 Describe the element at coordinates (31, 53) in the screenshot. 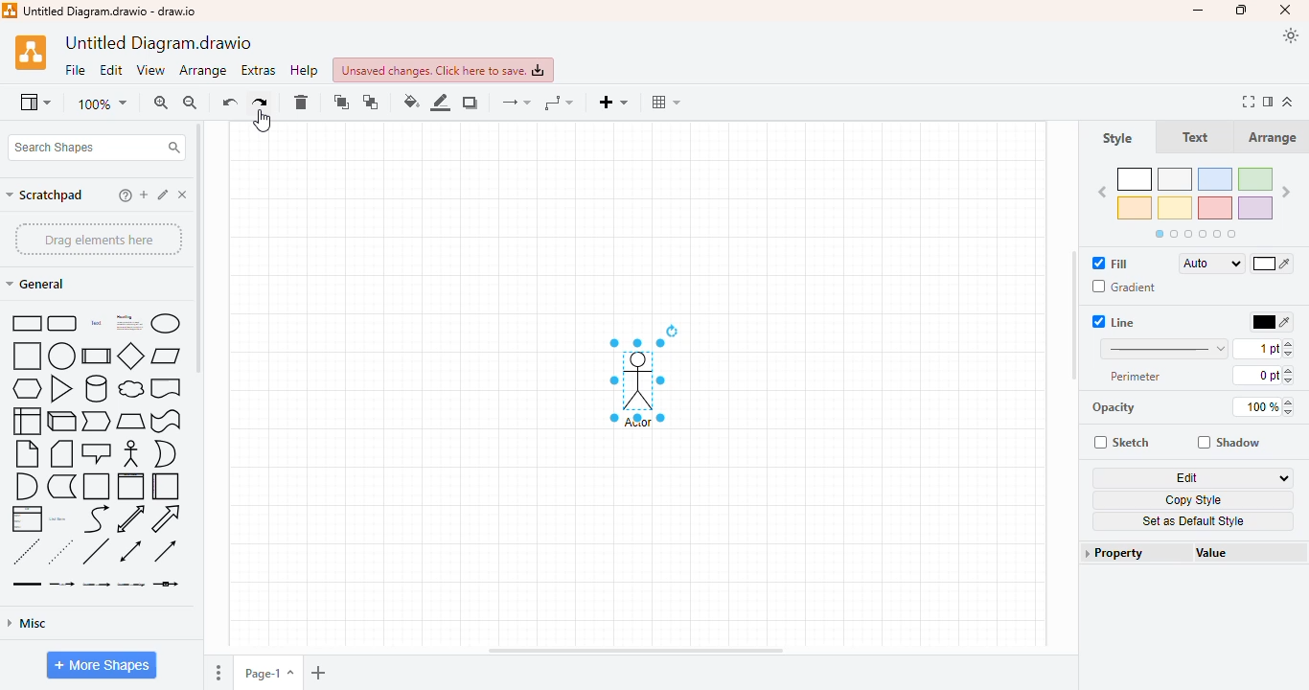

I see `logo` at that location.